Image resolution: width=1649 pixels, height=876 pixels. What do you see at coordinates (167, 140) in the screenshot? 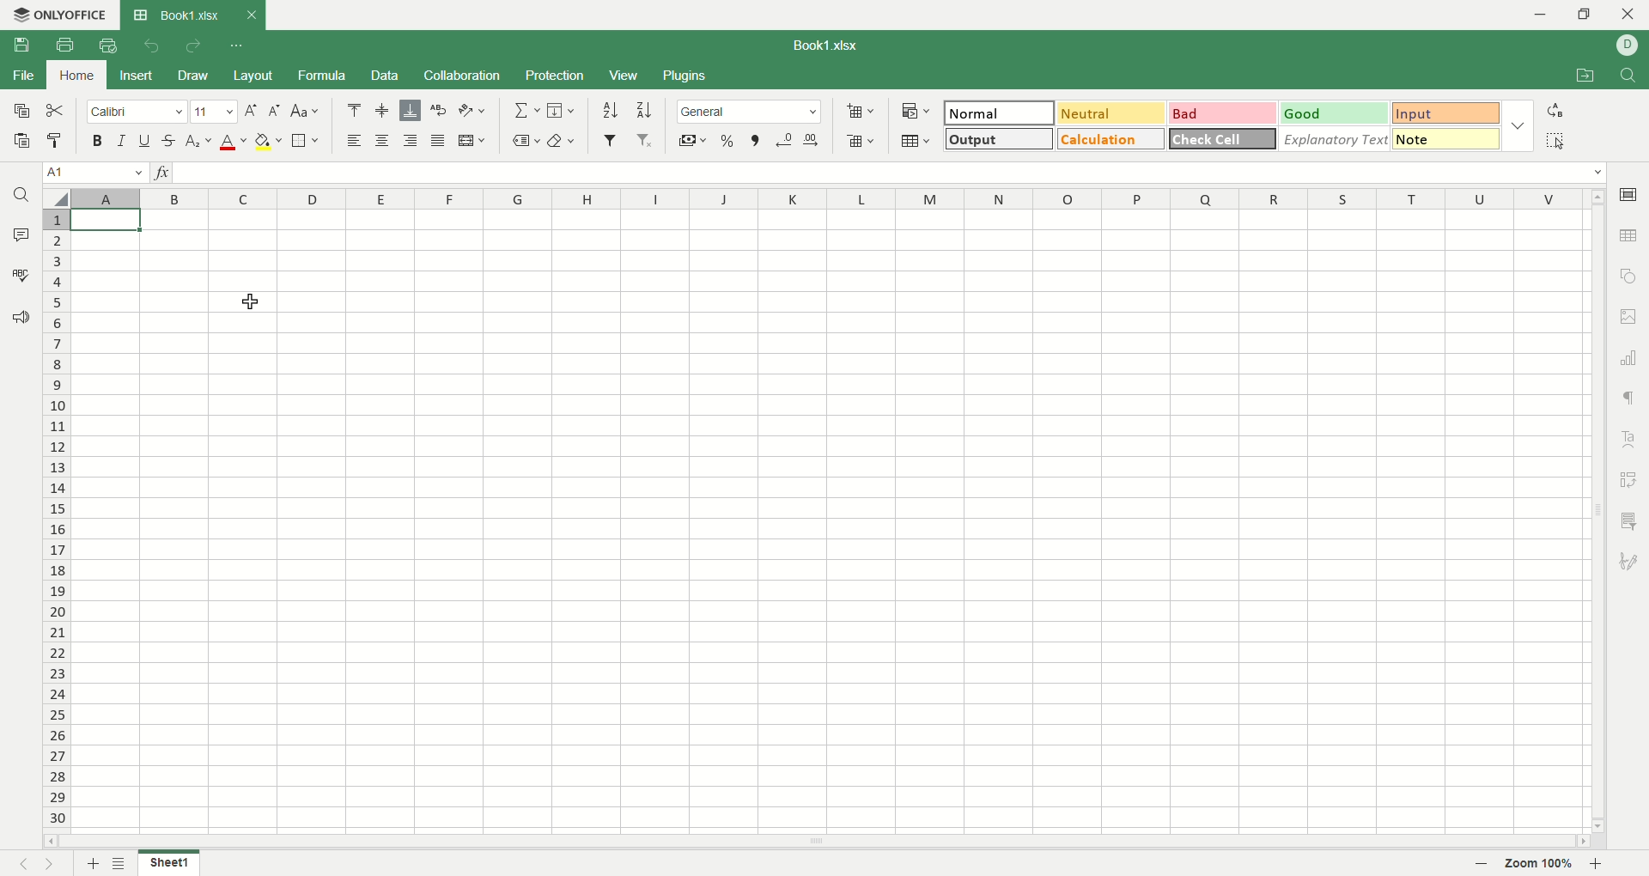
I see `strikethrough` at bounding box center [167, 140].